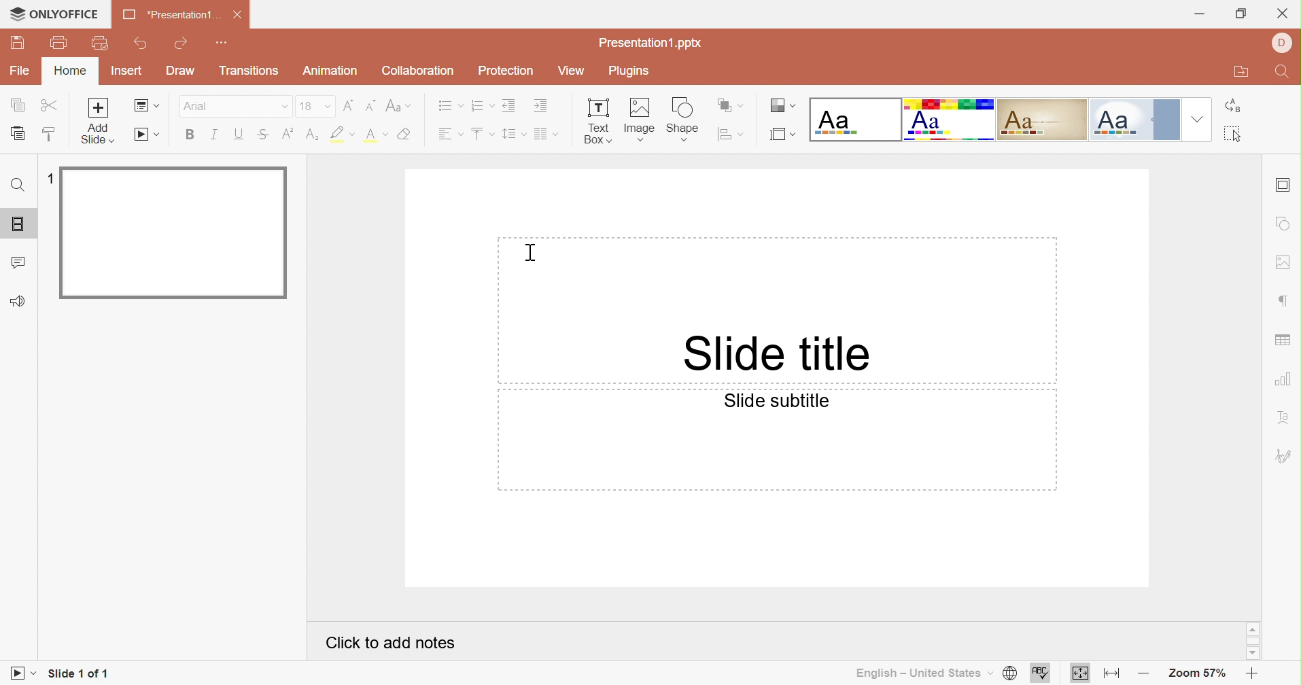 Image resolution: width=1301 pixels, height=685 pixels. Describe the element at coordinates (238, 18) in the screenshot. I see `Close` at that location.